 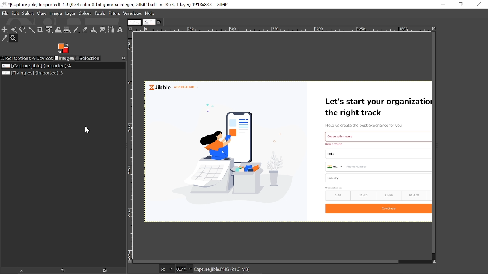 What do you see at coordinates (5, 14) in the screenshot?
I see `File` at bounding box center [5, 14].